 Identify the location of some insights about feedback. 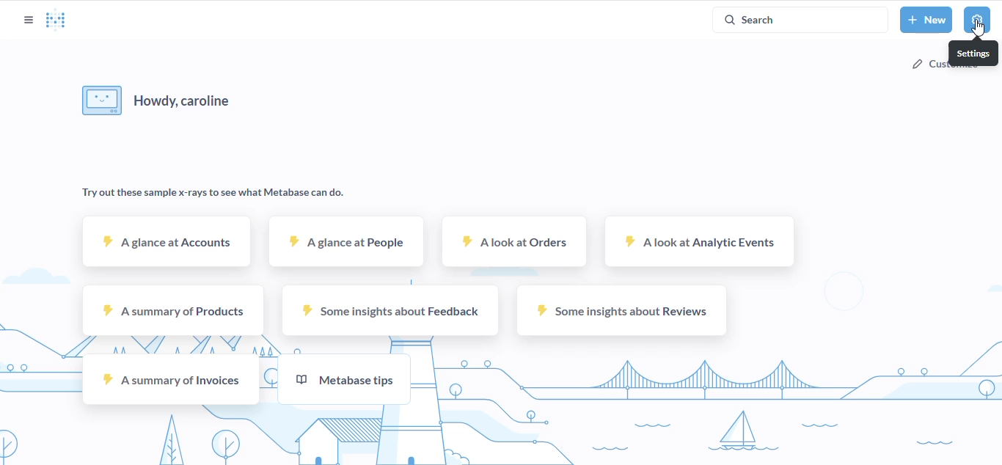
(389, 311).